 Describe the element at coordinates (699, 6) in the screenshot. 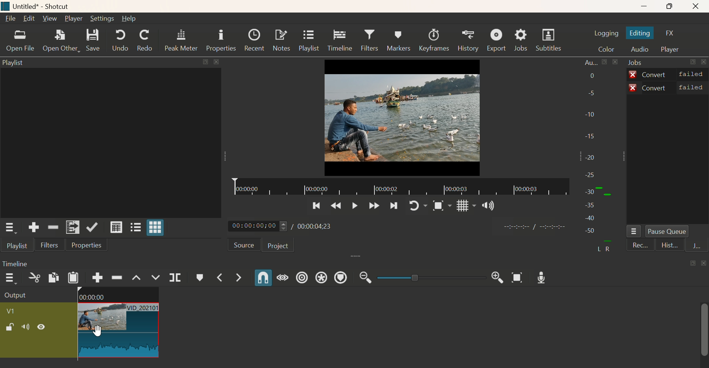

I see `Close` at that location.